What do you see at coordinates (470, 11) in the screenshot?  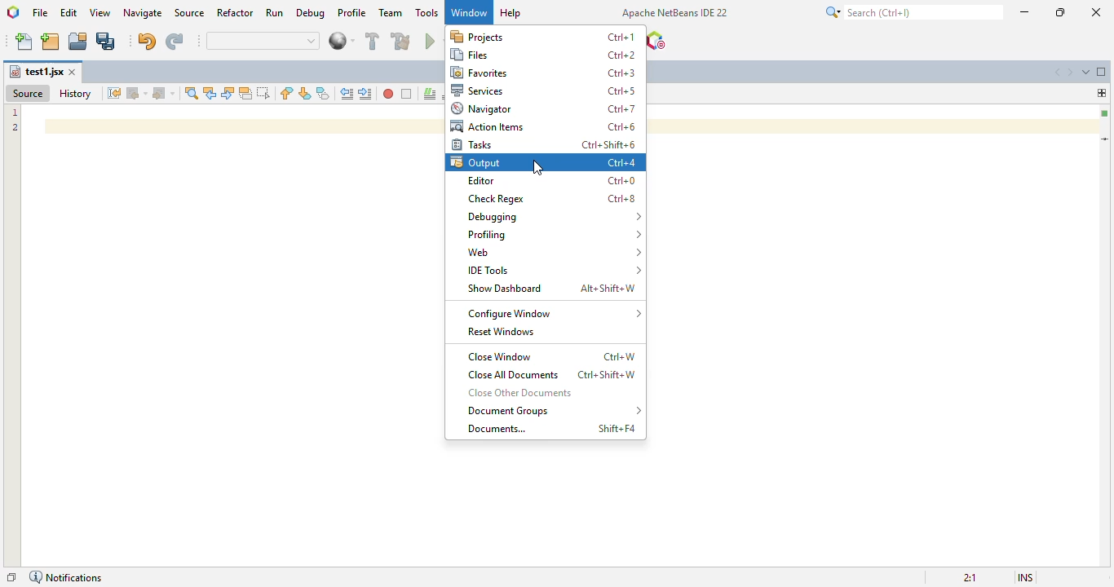 I see `window` at bounding box center [470, 11].